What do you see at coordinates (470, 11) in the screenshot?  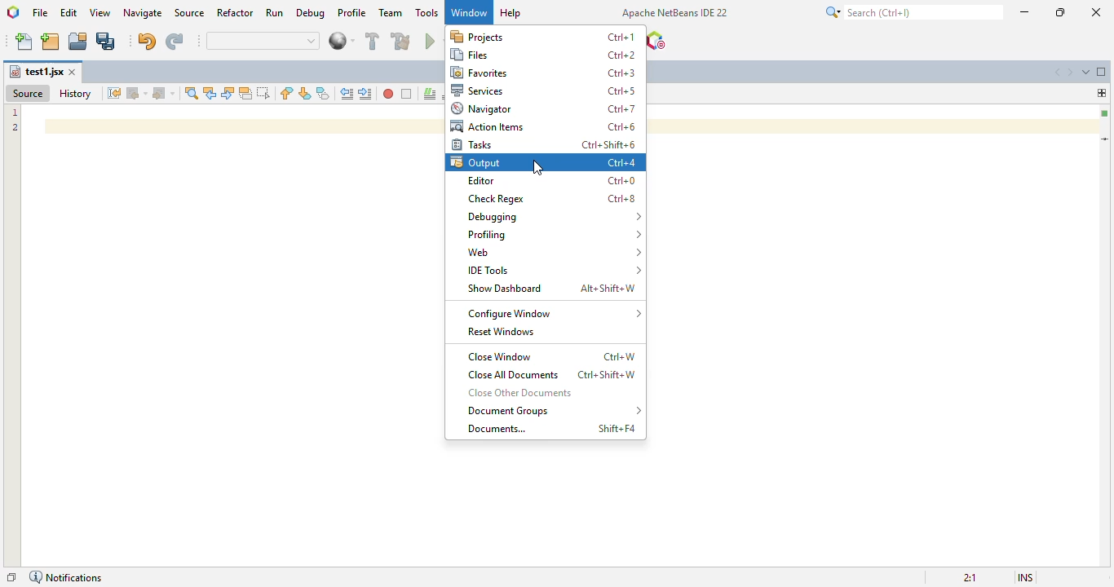 I see `window` at bounding box center [470, 11].